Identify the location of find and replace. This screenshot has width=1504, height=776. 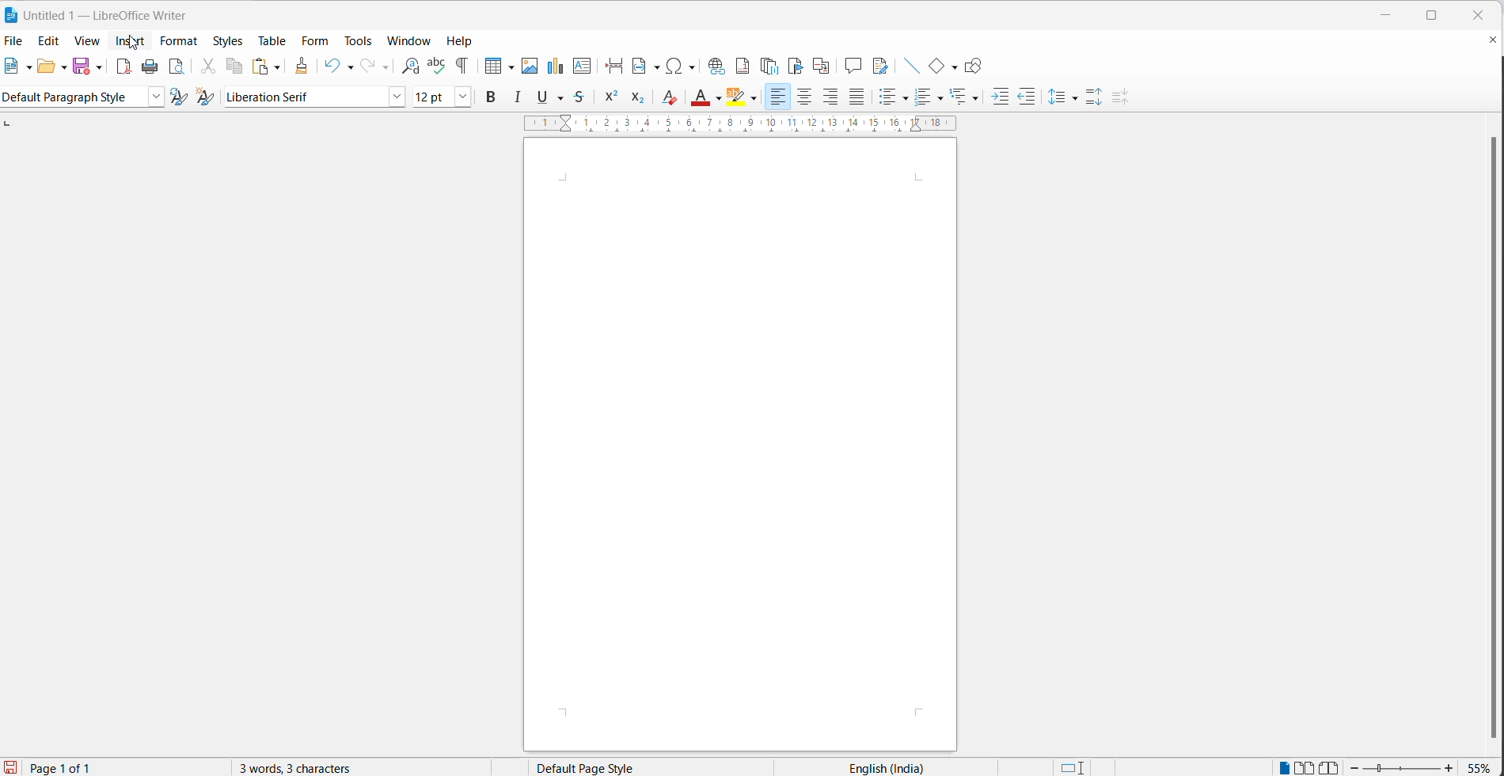
(410, 66).